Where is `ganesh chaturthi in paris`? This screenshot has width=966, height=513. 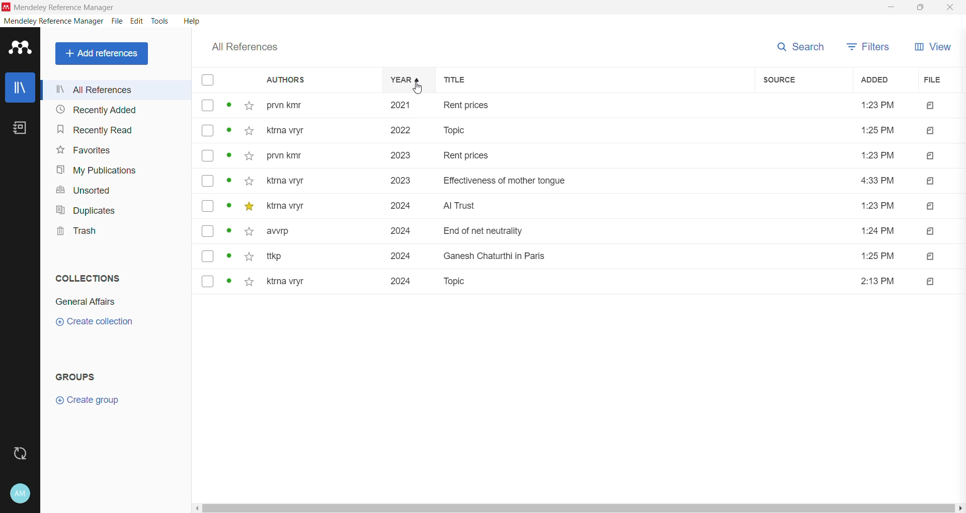
ganesh chaturthi in paris is located at coordinates (503, 257).